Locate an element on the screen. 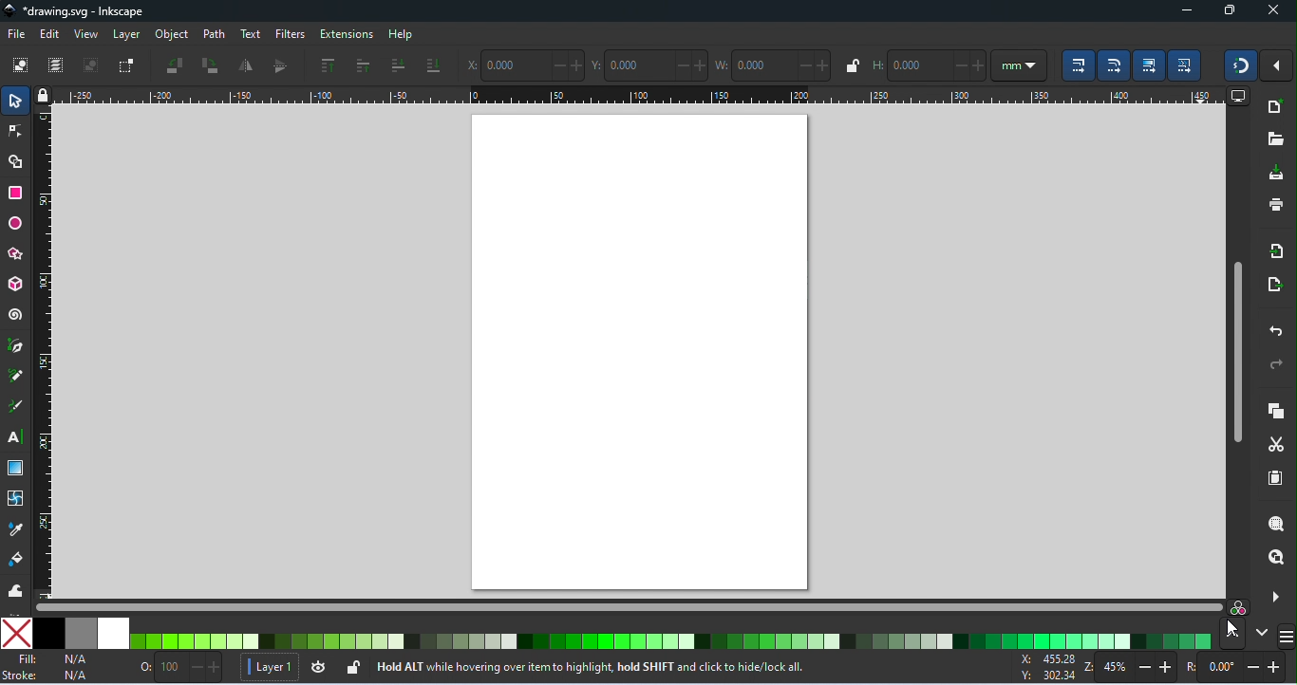 This screenshot has height=685, width=1297. export is located at coordinates (1272, 283).